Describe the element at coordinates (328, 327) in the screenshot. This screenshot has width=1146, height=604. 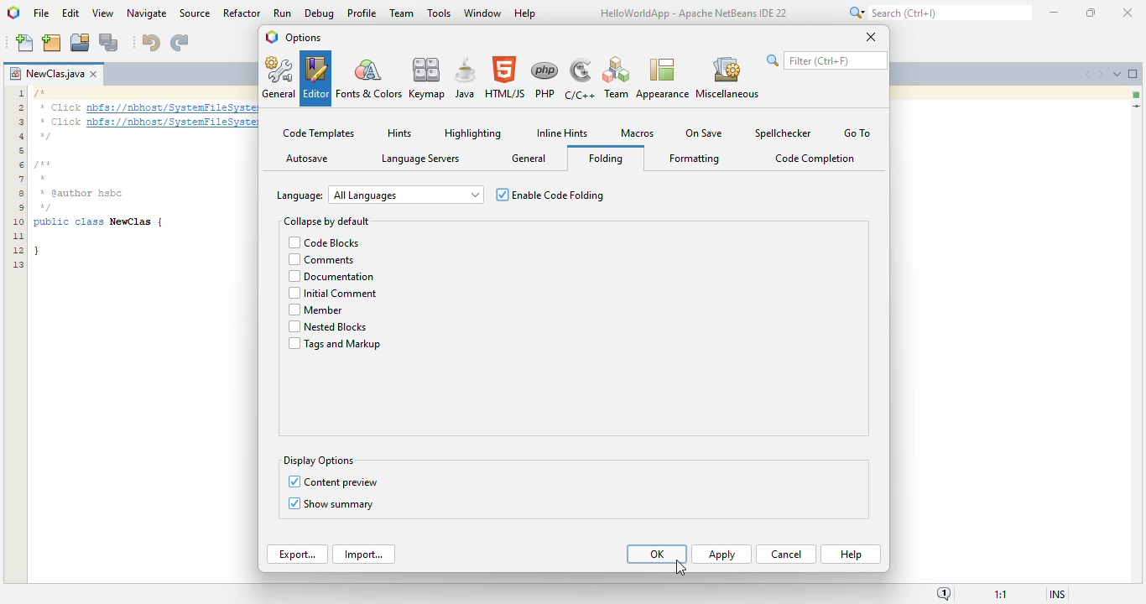
I see `nested blocks` at that location.